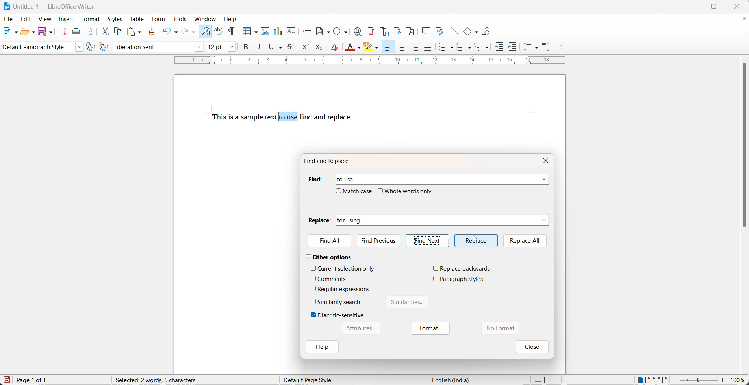 The image size is (749, 385). What do you see at coordinates (342, 178) in the screenshot?
I see `to use` at bounding box center [342, 178].